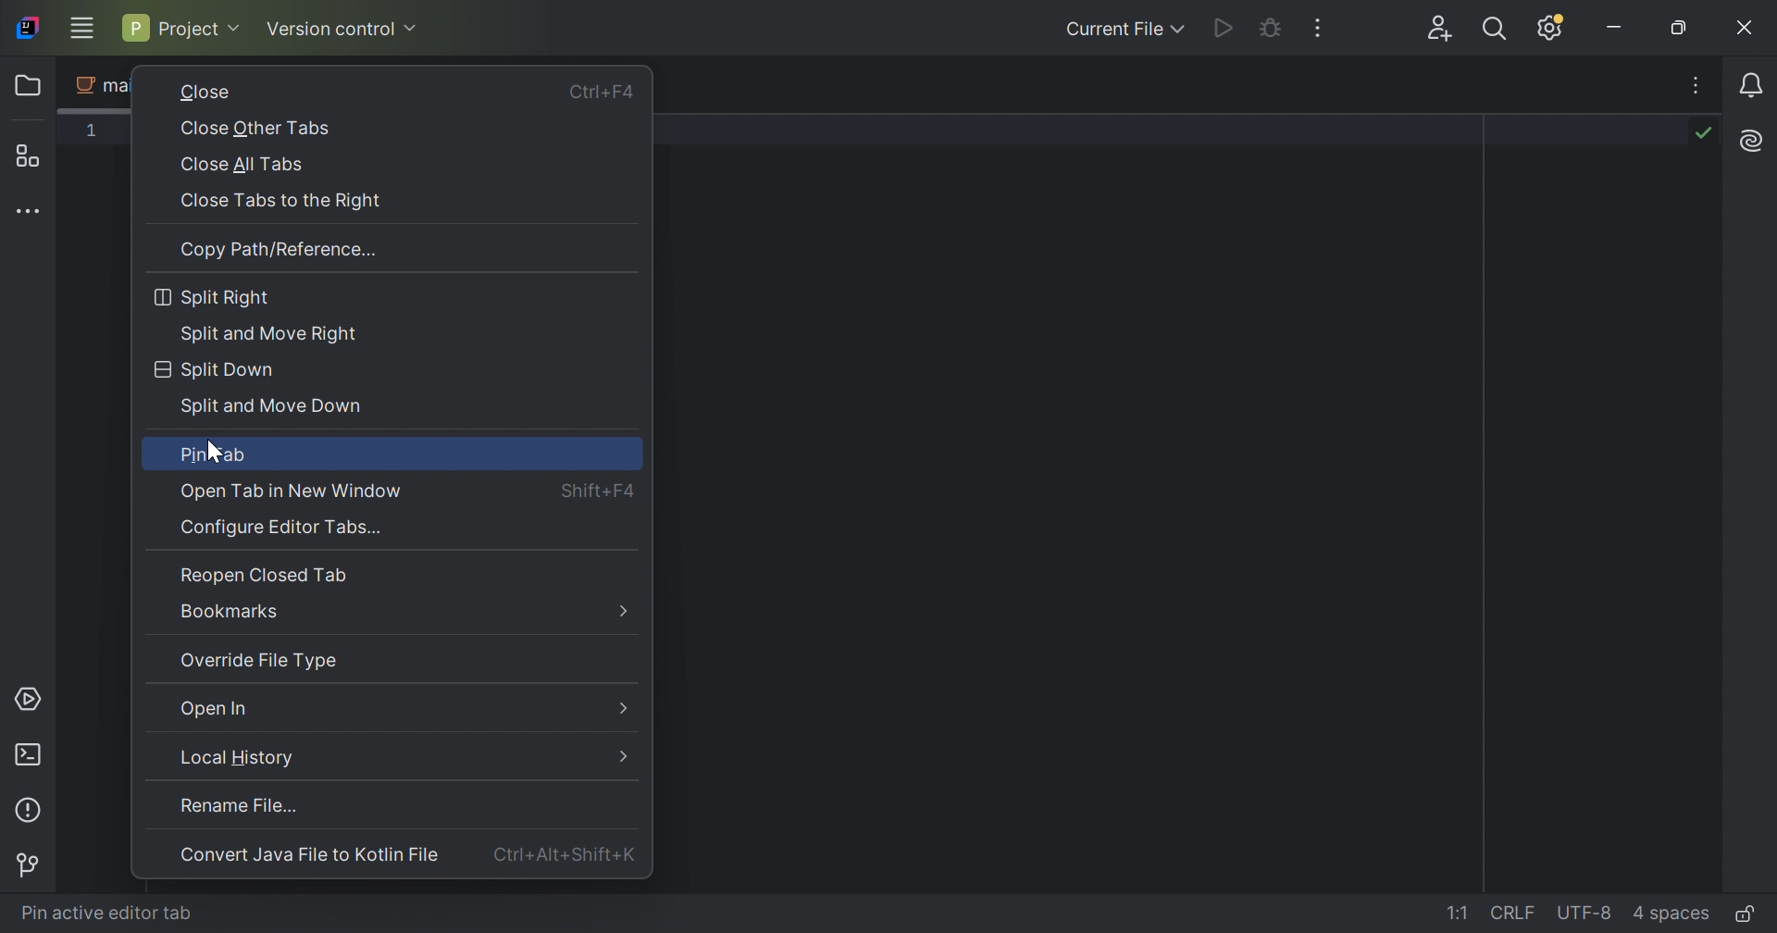 This screenshot has height=933, width=1777. I want to click on cursor, so click(215, 451).